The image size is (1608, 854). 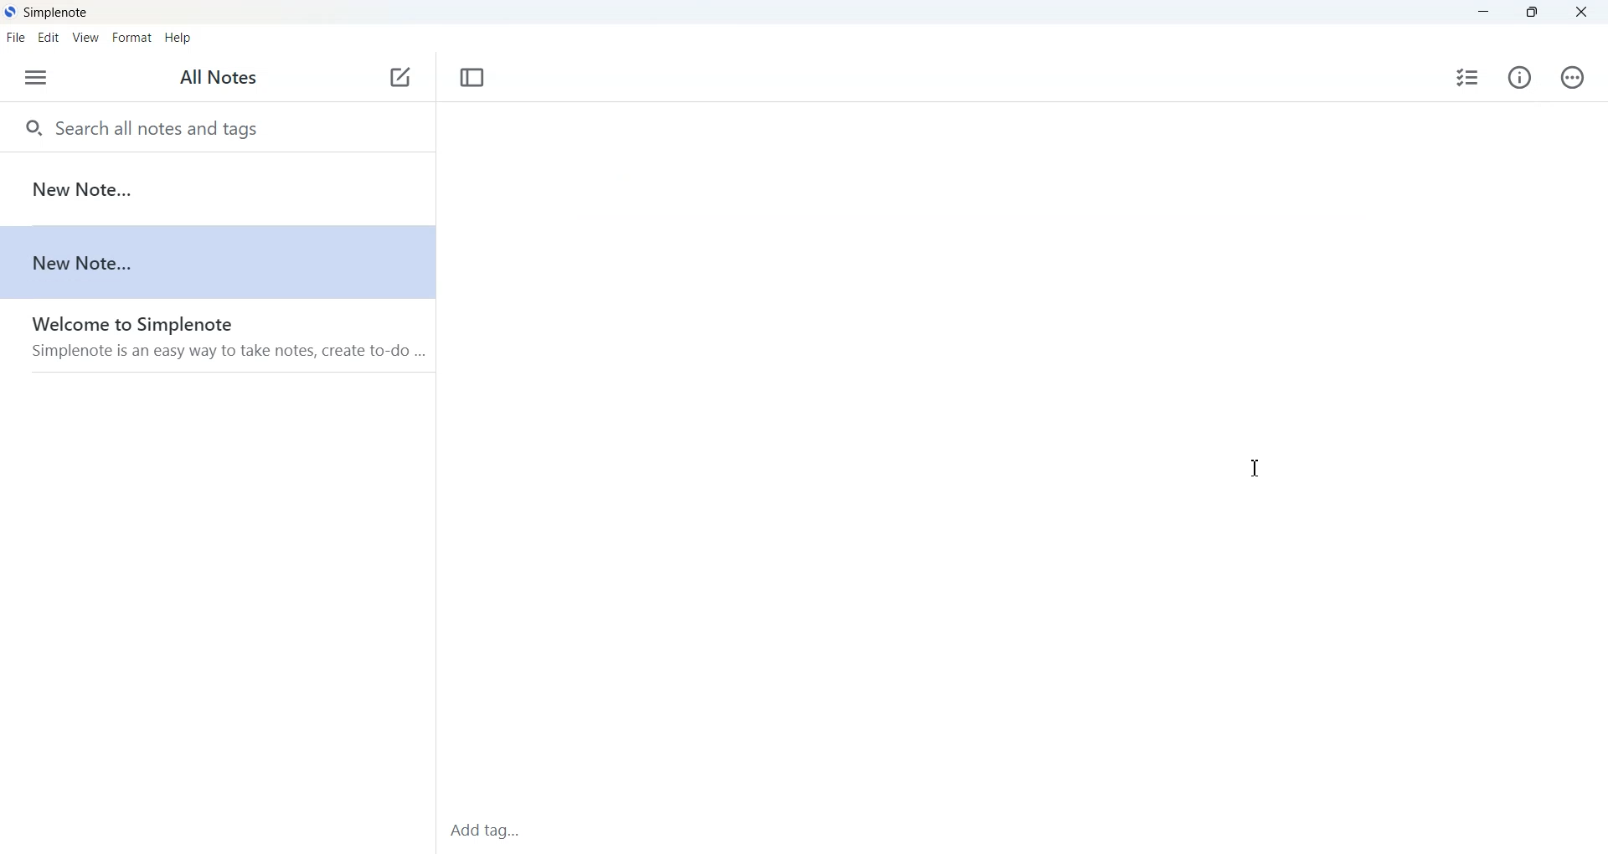 I want to click on Actions, so click(x=1573, y=77).